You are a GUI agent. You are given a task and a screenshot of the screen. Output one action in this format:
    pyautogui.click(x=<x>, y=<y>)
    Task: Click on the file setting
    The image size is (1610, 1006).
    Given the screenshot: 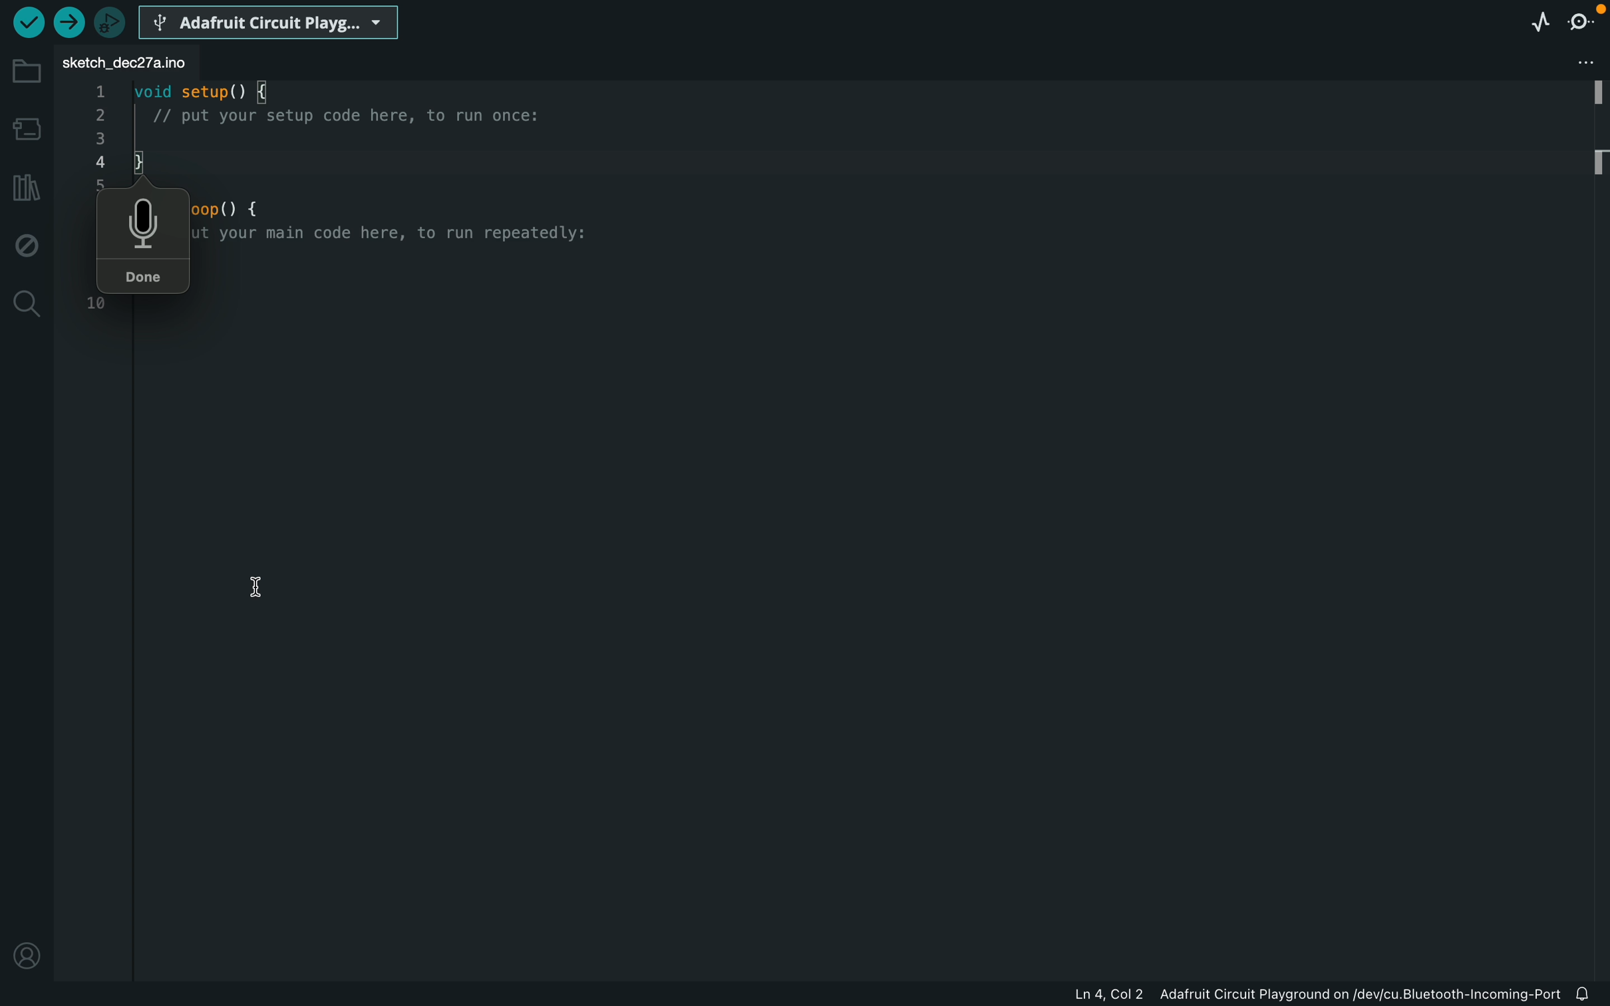 What is the action you would take?
    pyautogui.click(x=1587, y=60)
    